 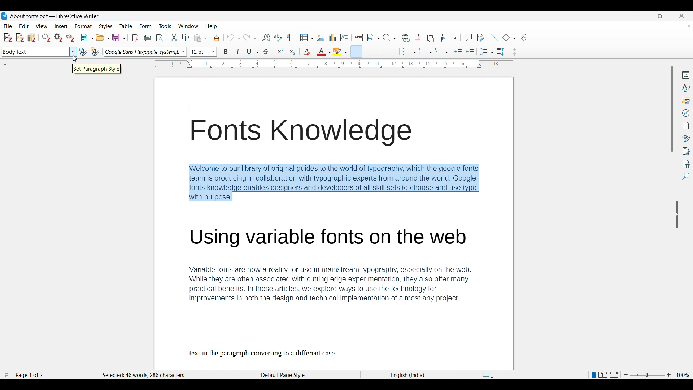 I want to click on Add note, so click(x=20, y=38).